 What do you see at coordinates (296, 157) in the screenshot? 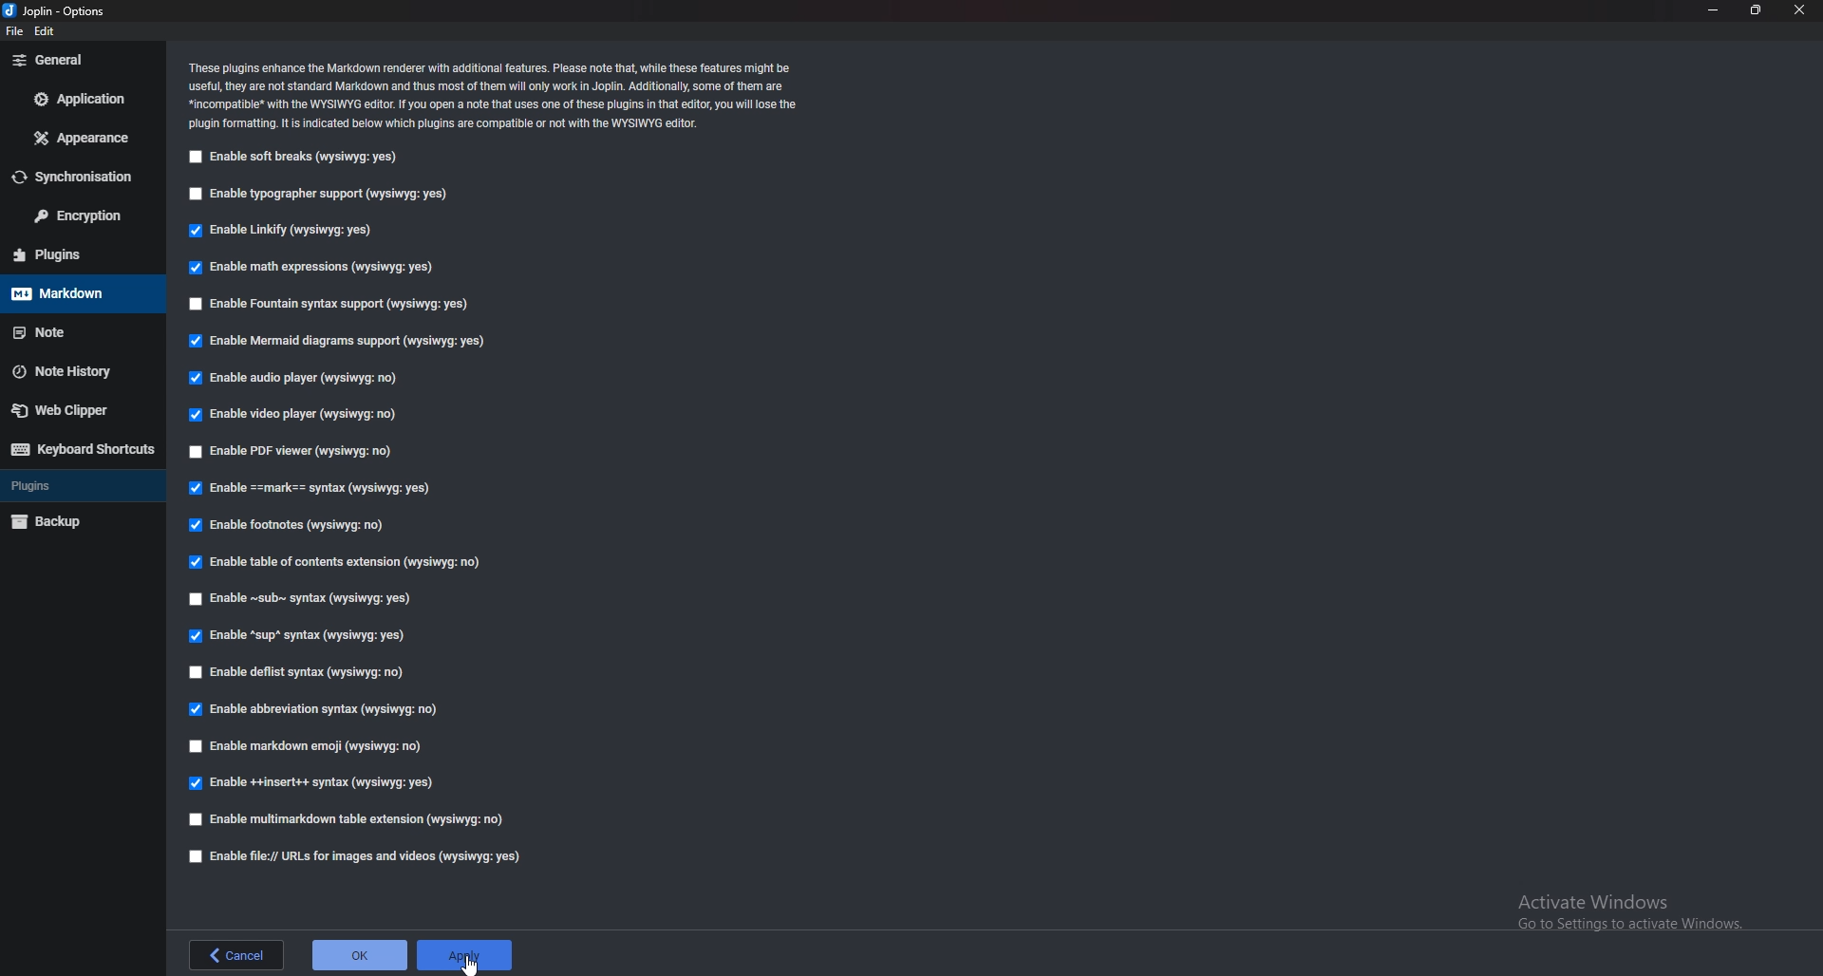
I see `Enable soft breaks` at bounding box center [296, 157].